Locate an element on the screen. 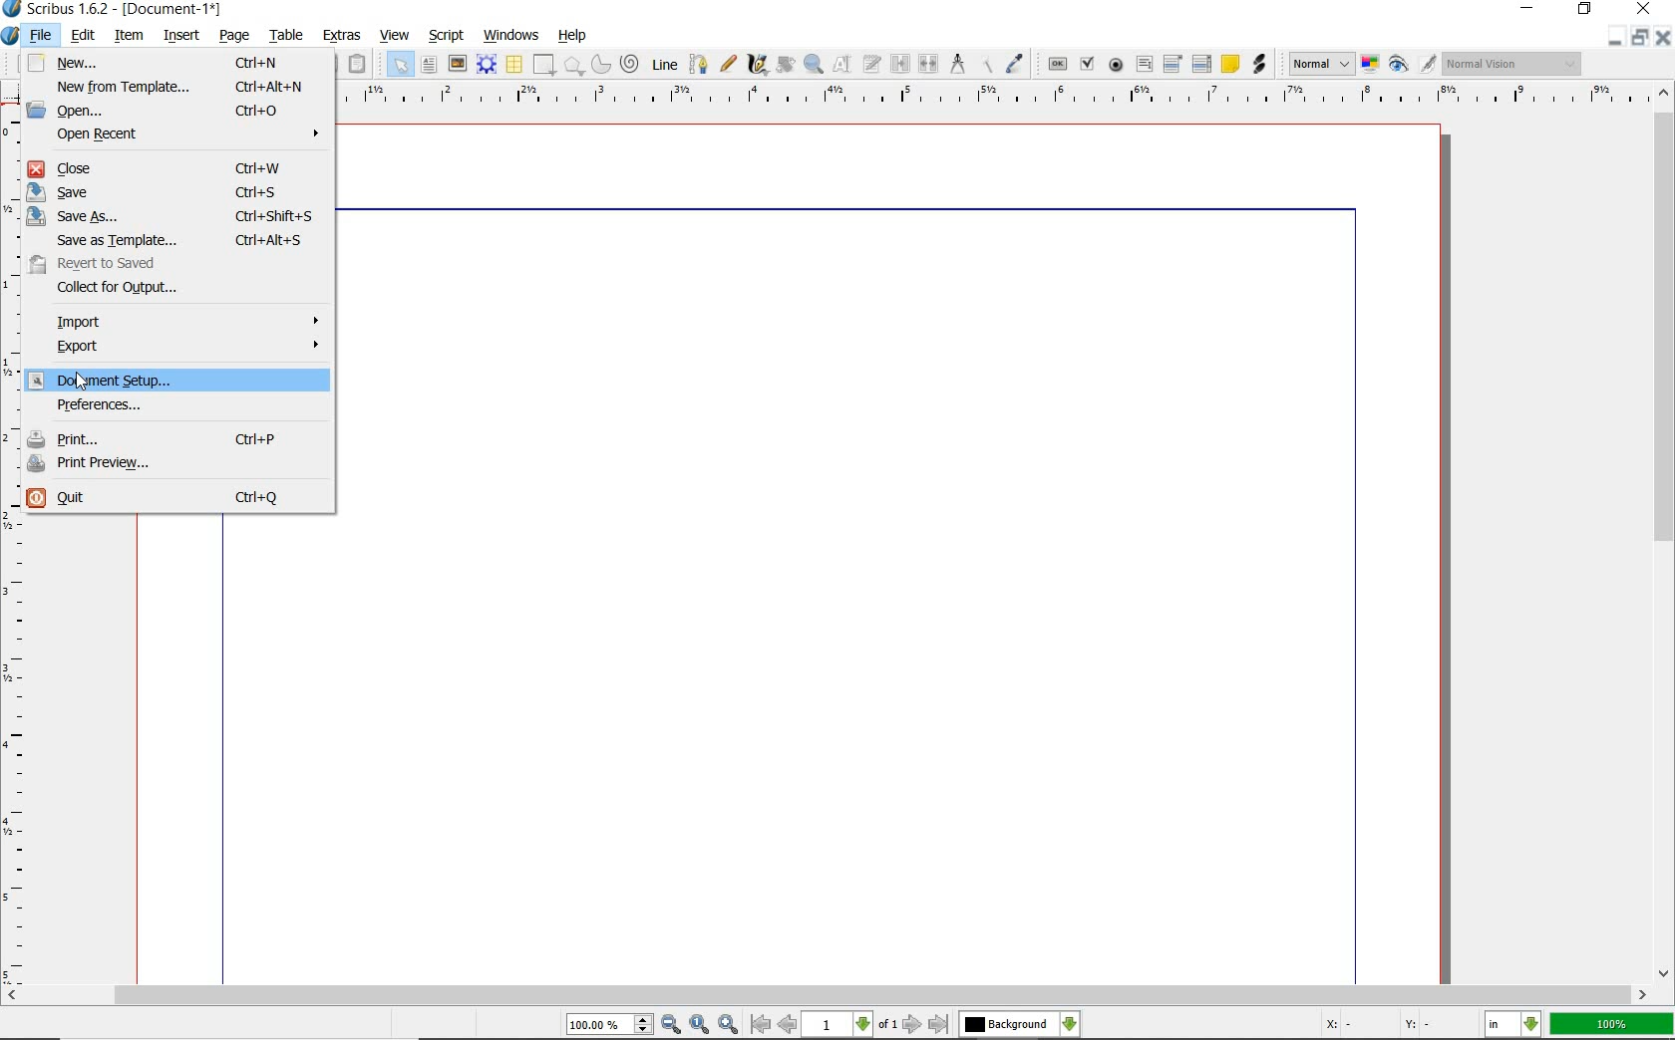 The height and width of the screenshot is (1040, 1675). move to next or previous page is located at coordinates (851, 1025).